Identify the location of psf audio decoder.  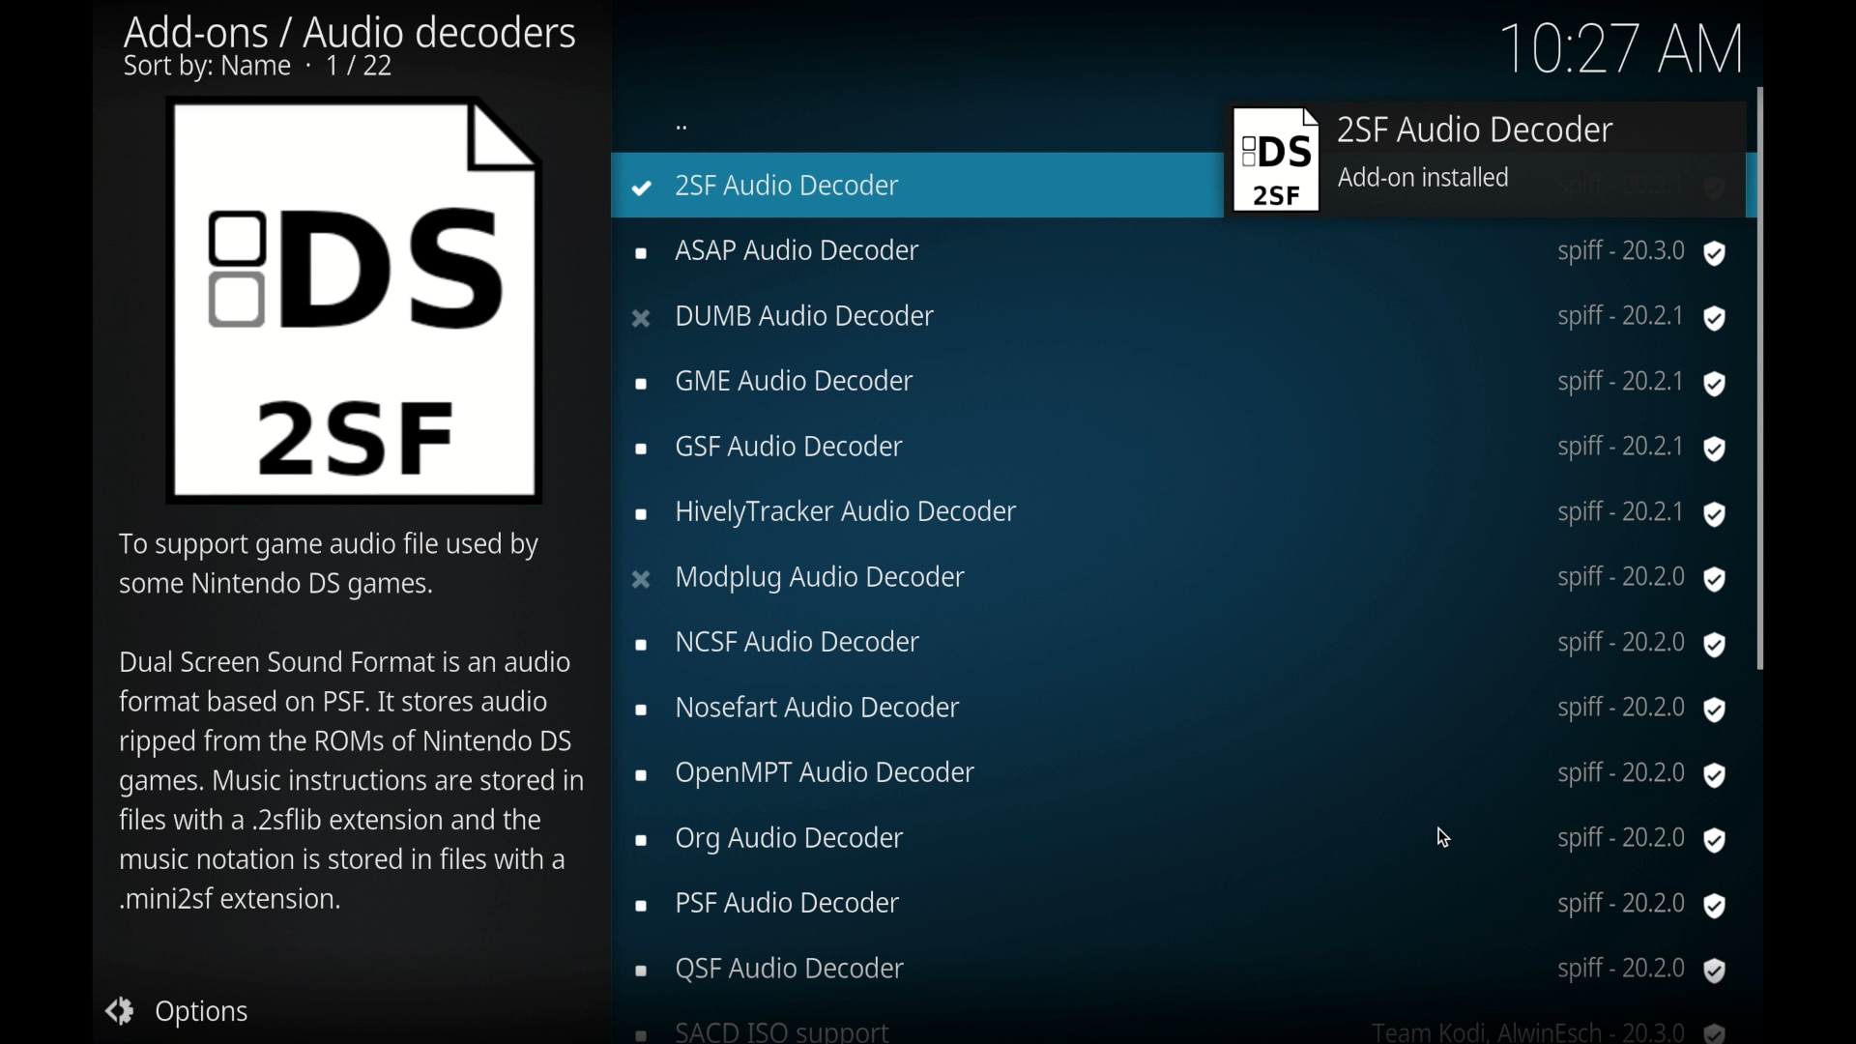
(1178, 906).